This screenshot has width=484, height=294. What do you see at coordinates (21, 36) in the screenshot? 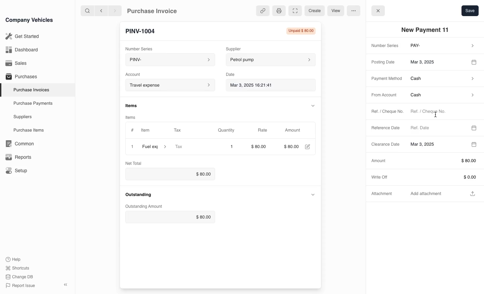
I see `Get Started` at bounding box center [21, 36].